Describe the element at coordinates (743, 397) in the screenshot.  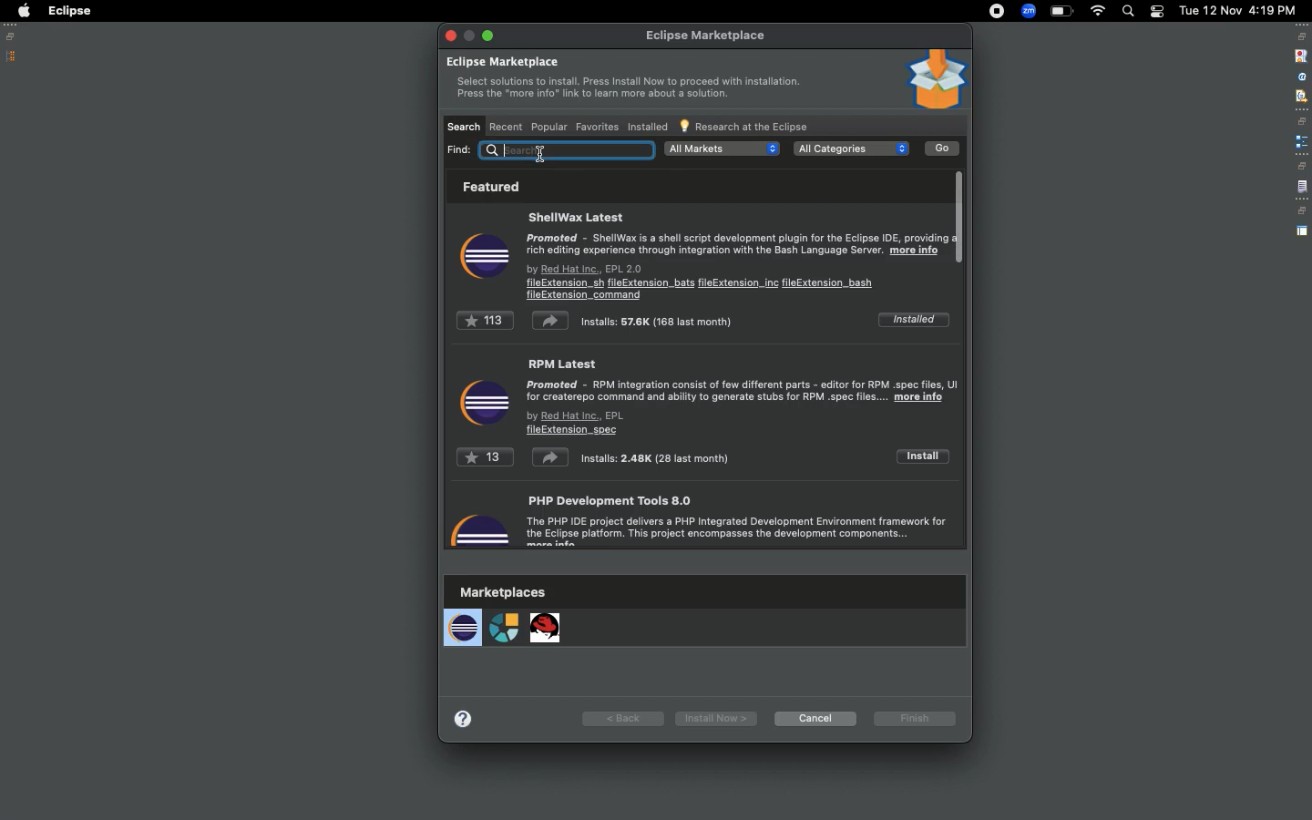
I see `RPM latest` at that location.